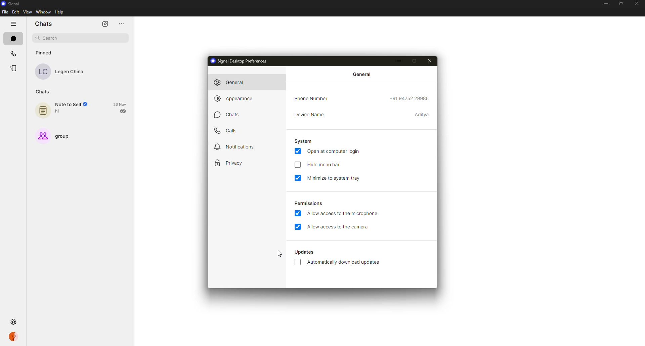 This screenshot has width=645, height=346. Describe the element at coordinates (399, 61) in the screenshot. I see `minimize` at that location.